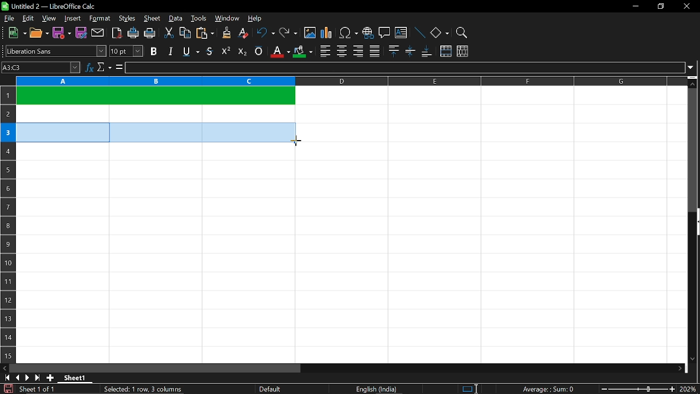  Describe the element at coordinates (152, 19) in the screenshot. I see `sheet` at that location.